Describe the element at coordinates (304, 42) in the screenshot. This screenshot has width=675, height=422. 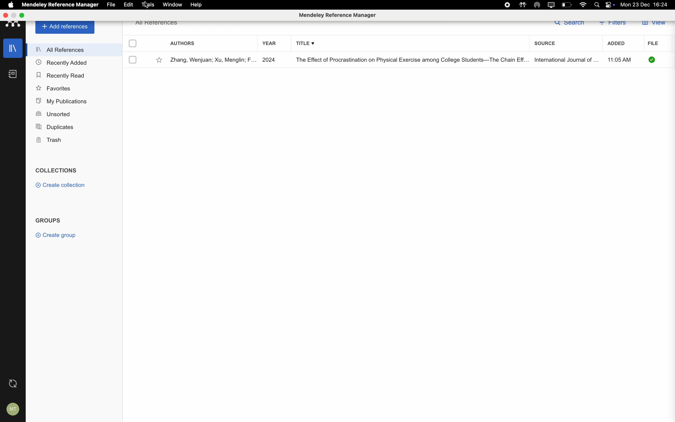
I see `title` at that location.